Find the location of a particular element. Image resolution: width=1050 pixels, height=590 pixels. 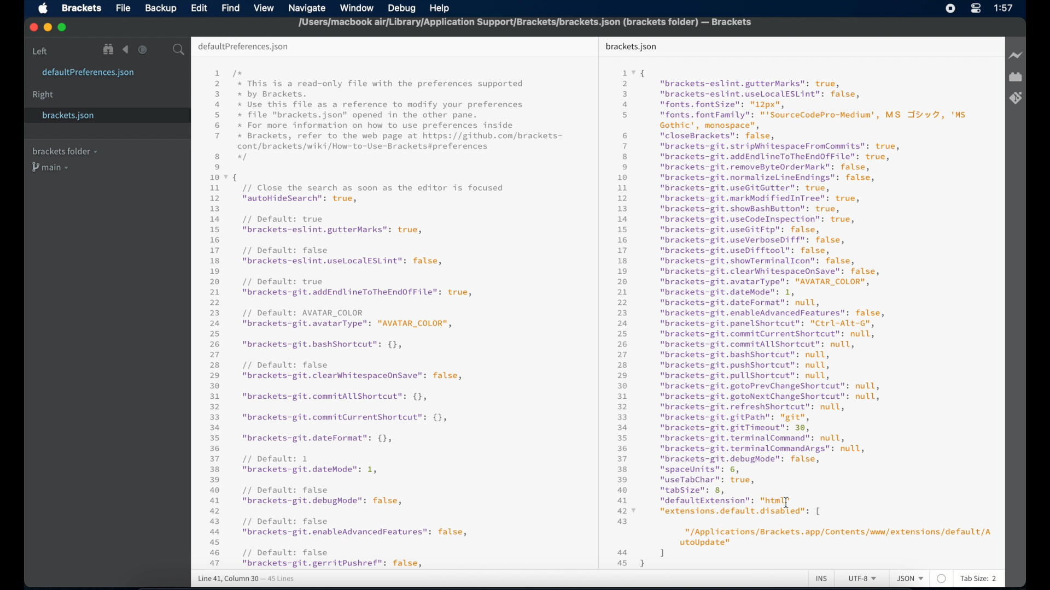

main is located at coordinates (52, 168).